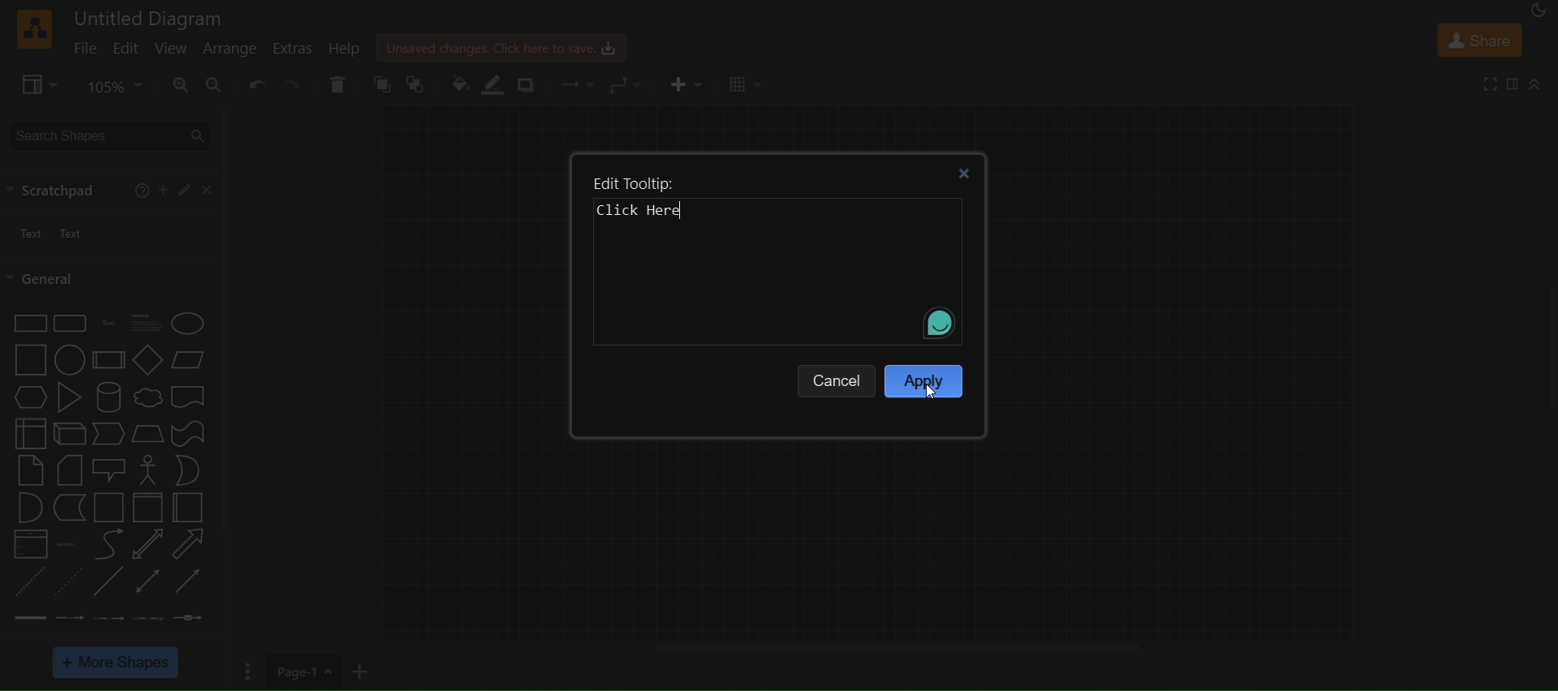 Image resolution: width=1558 pixels, height=691 pixels. I want to click on table, so click(747, 85).